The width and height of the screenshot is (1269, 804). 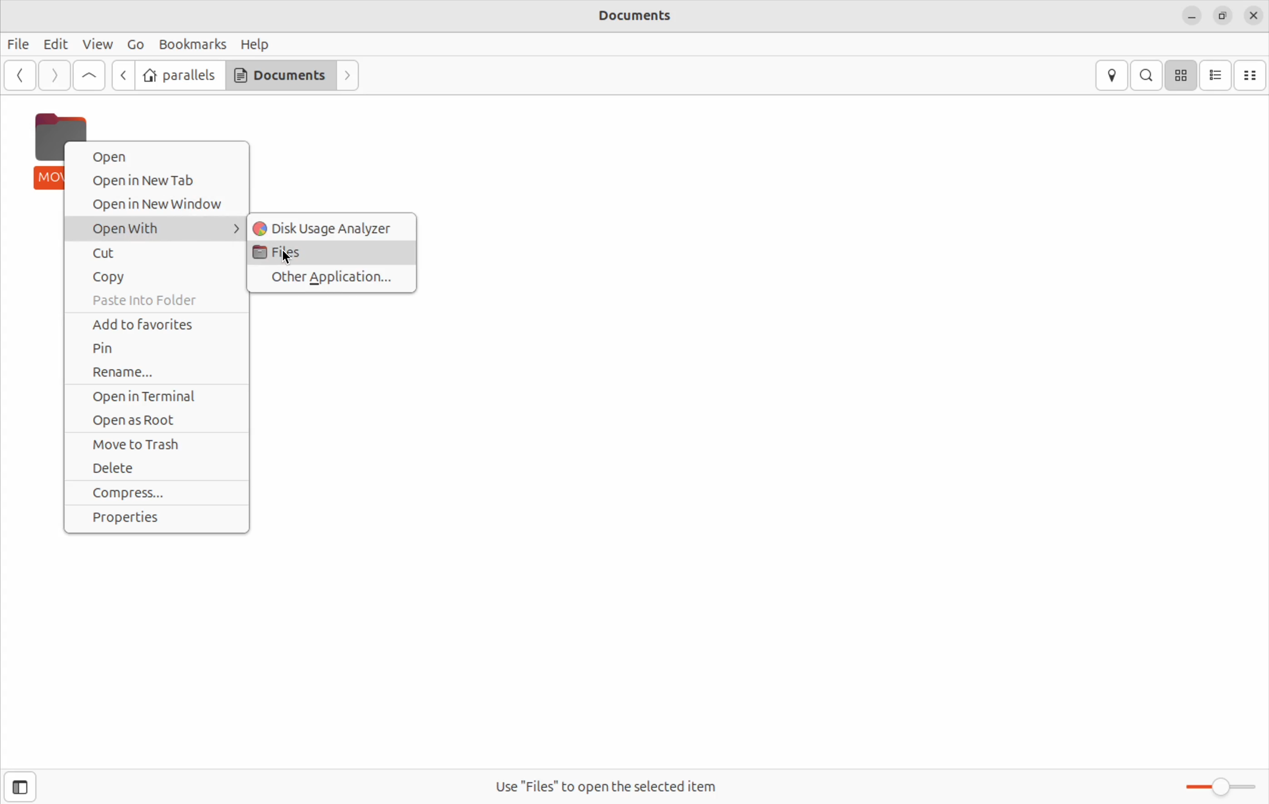 I want to click on Disk Usage Analyzer, so click(x=333, y=226).